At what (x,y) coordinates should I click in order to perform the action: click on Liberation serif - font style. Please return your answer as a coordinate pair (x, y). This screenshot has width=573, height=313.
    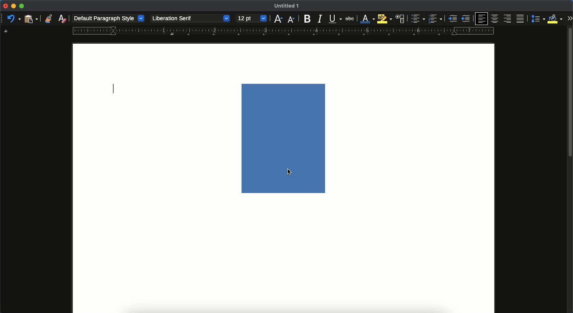
    Looking at the image, I should click on (189, 19).